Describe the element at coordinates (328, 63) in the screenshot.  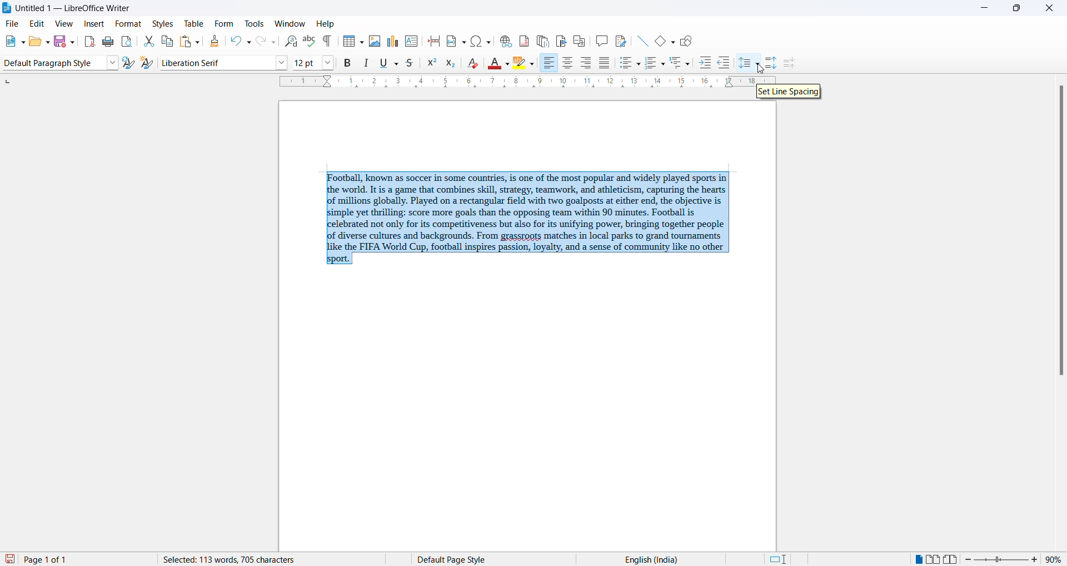
I see `font size options` at that location.